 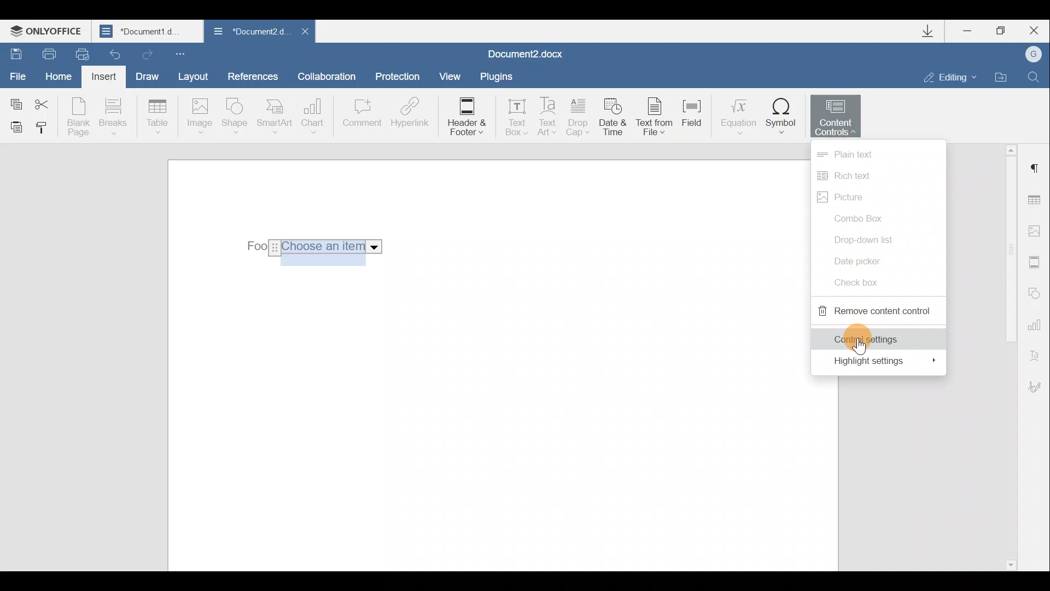 I want to click on SmartArt, so click(x=275, y=115).